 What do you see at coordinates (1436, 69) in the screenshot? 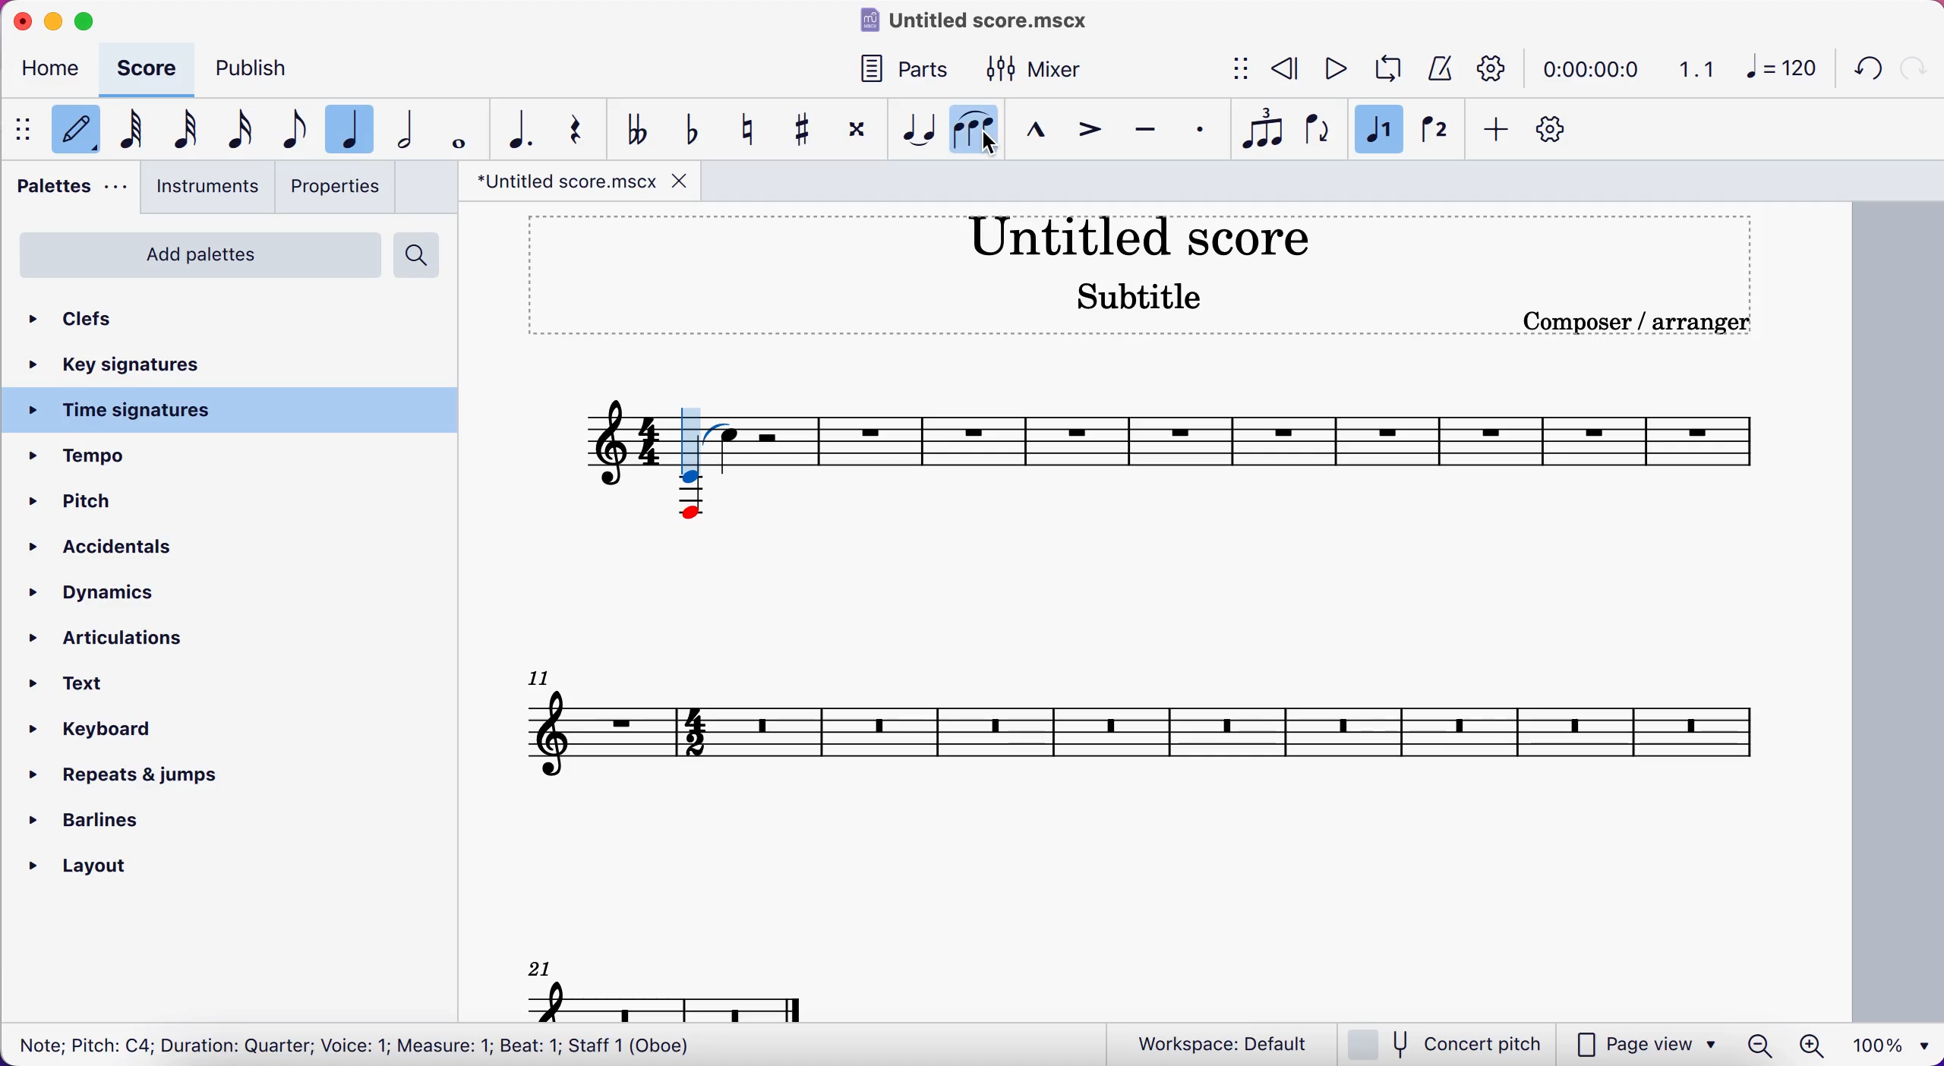
I see `metronome` at bounding box center [1436, 69].